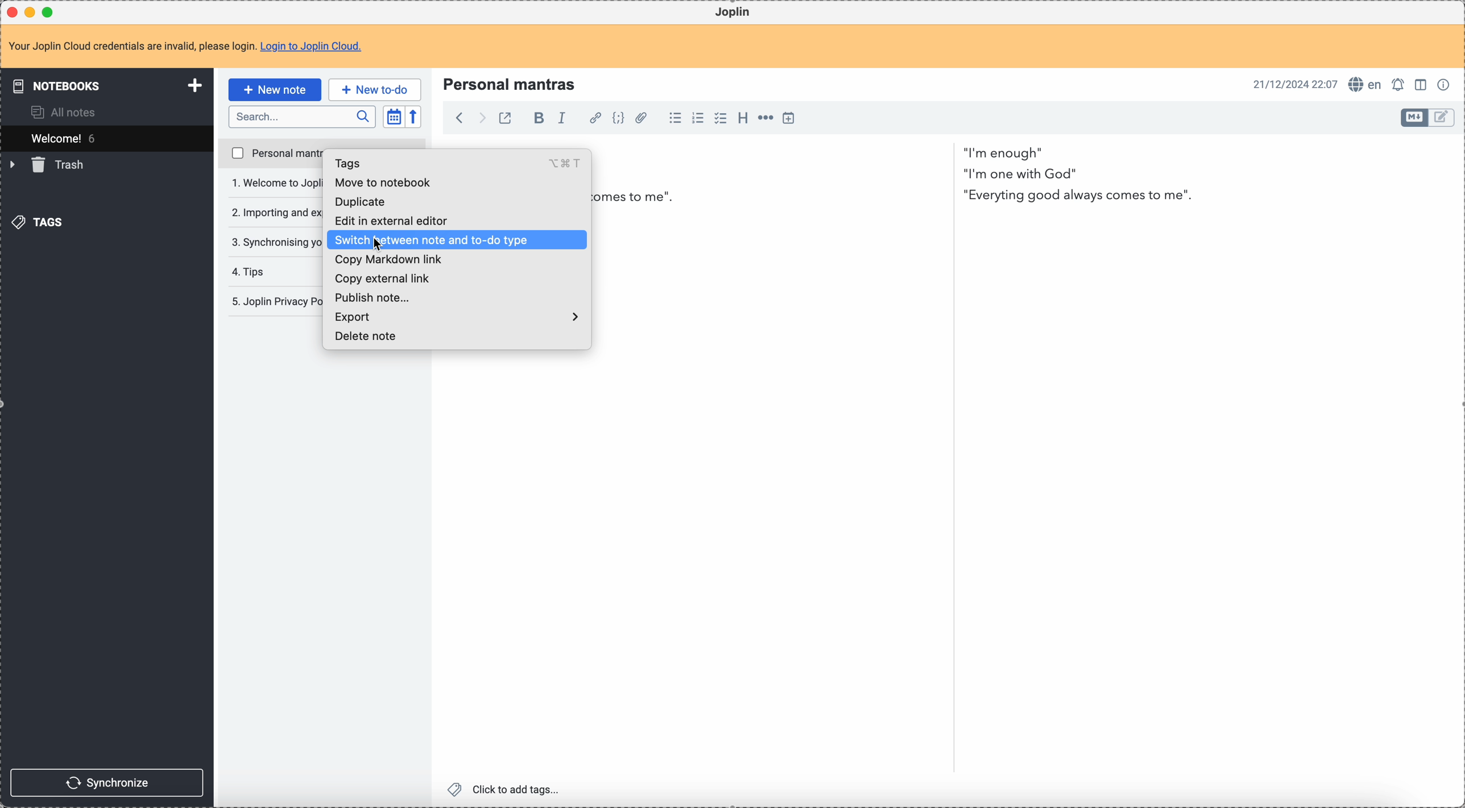 The image size is (1465, 808). What do you see at coordinates (698, 119) in the screenshot?
I see `numbered list` at bounding box center [698, 119].